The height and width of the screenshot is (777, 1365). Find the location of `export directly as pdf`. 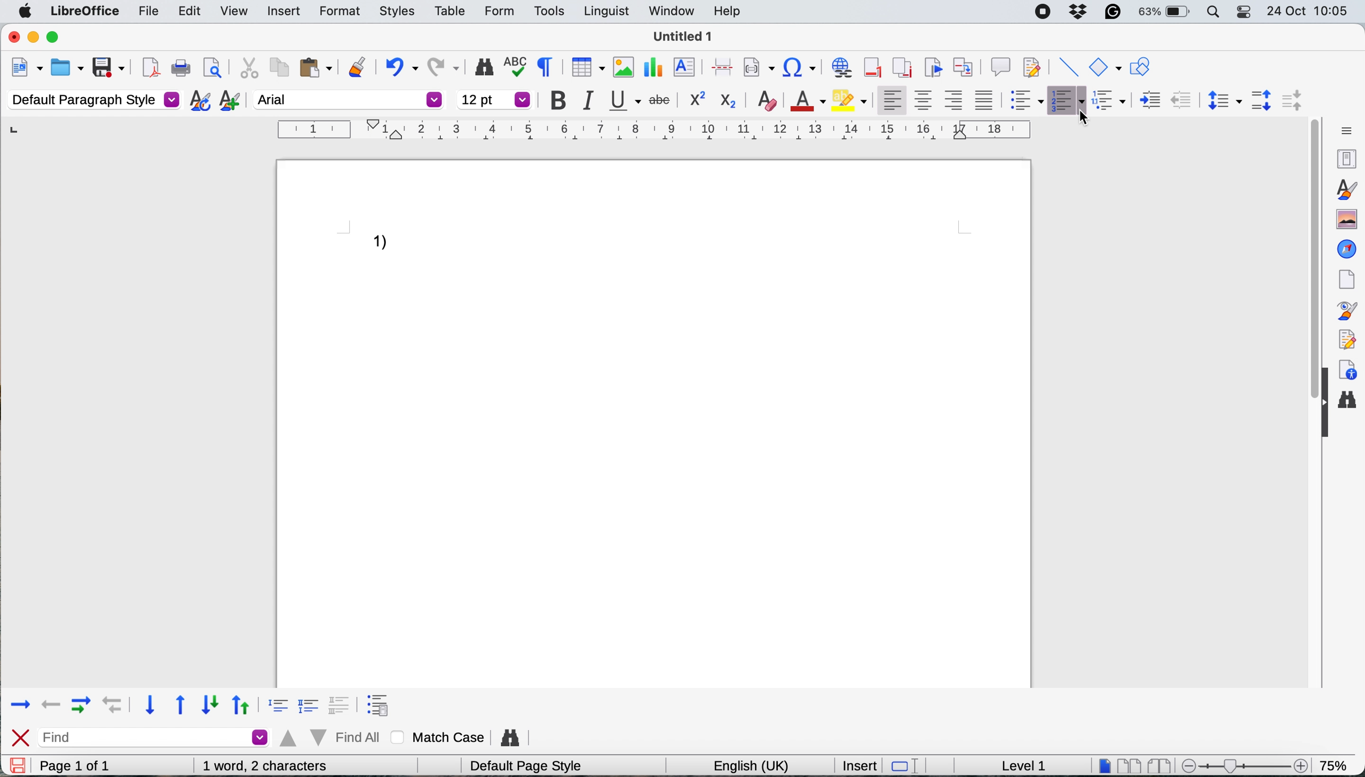

export directly as pdf is located at coordinates (149, 67).